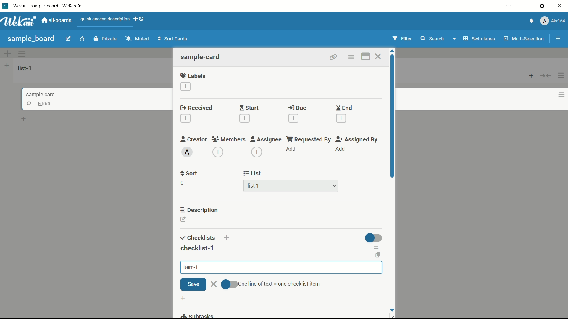 The image size is (568, 319). What do you see at coordinates (195, 108) in the screenshot?
I see `received` at bounding box center [195, 108].